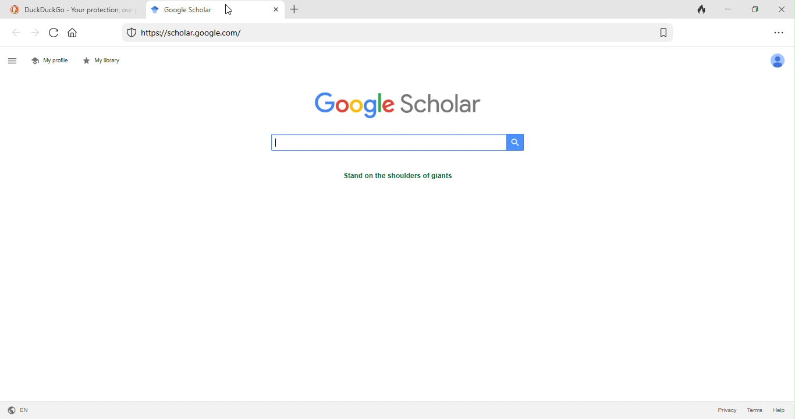 The width and height of the screenshot is (795, 419). What do you see at coordinates (14, 33) in the screenshot?
I see `back` at bounding box center [14, 33].